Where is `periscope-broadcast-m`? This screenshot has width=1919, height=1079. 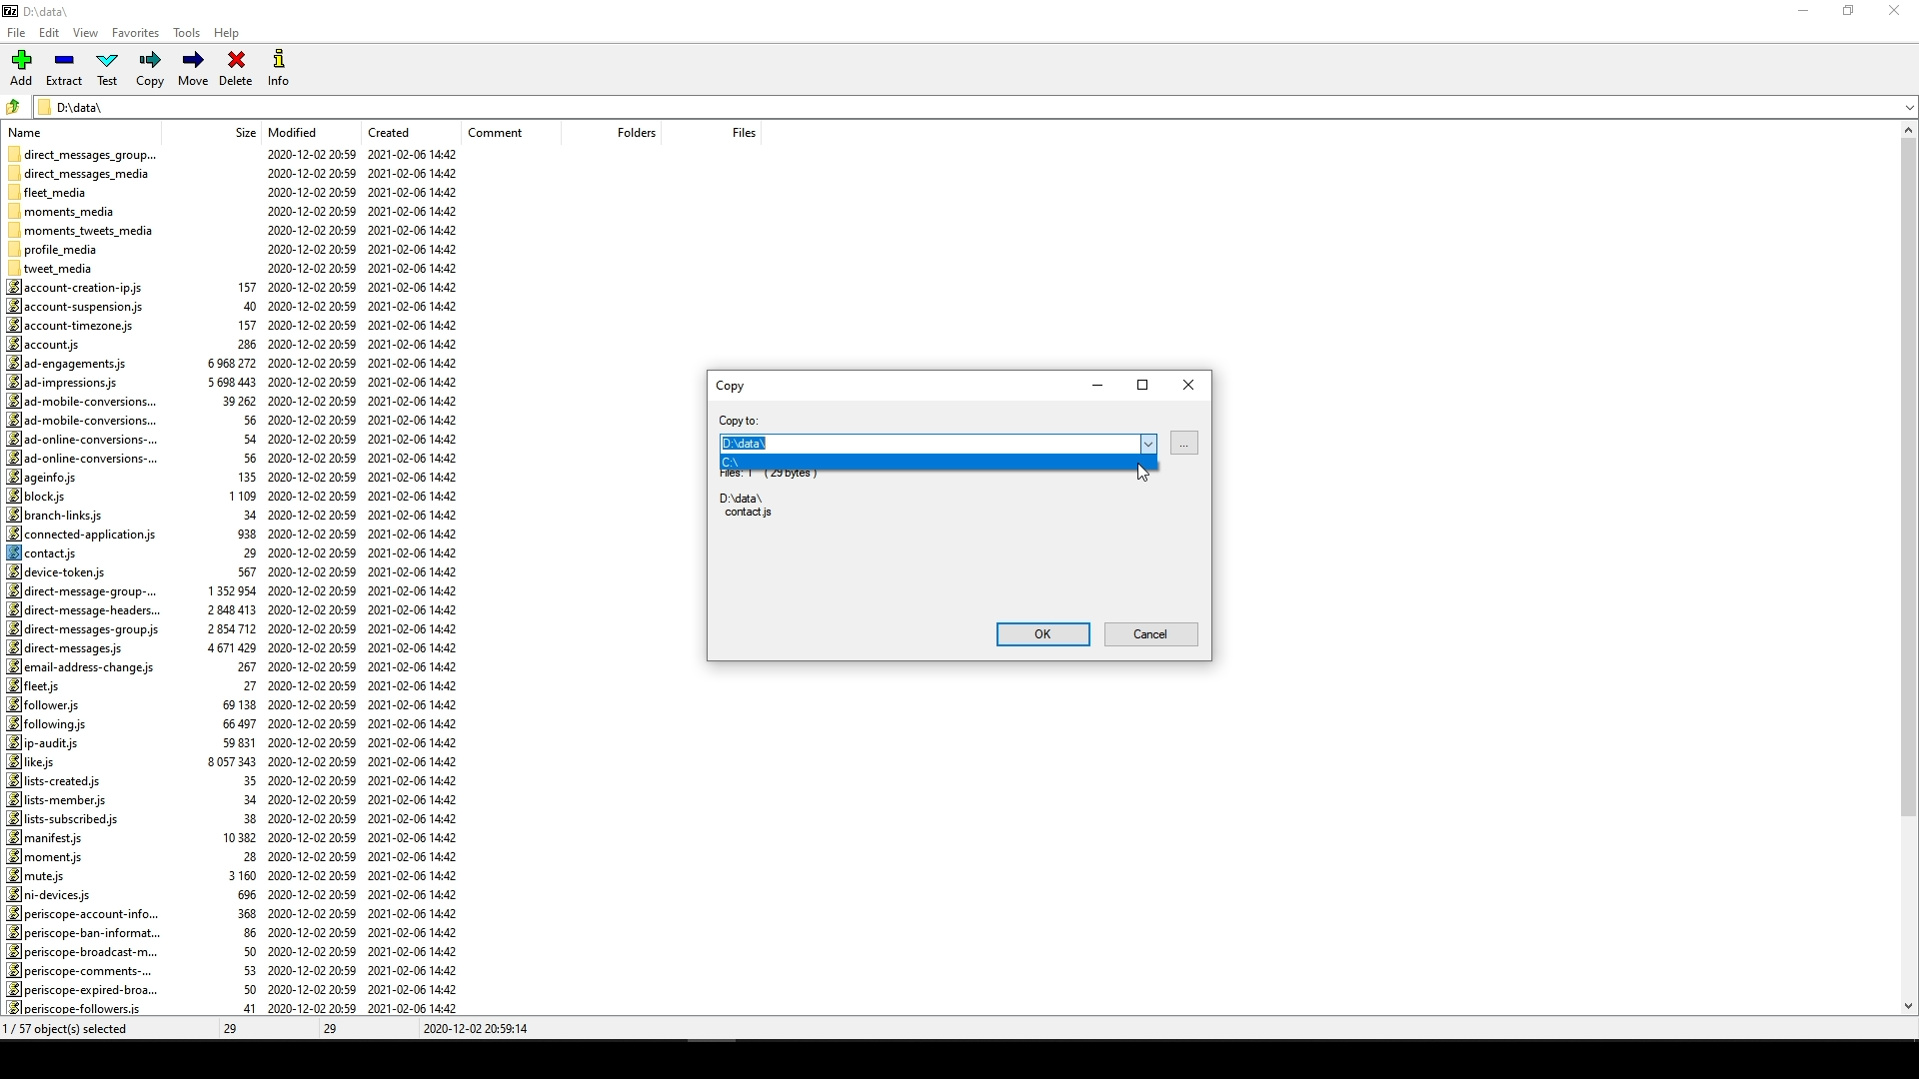
periscope-broadcast-m is located at coordinates (79, 952).